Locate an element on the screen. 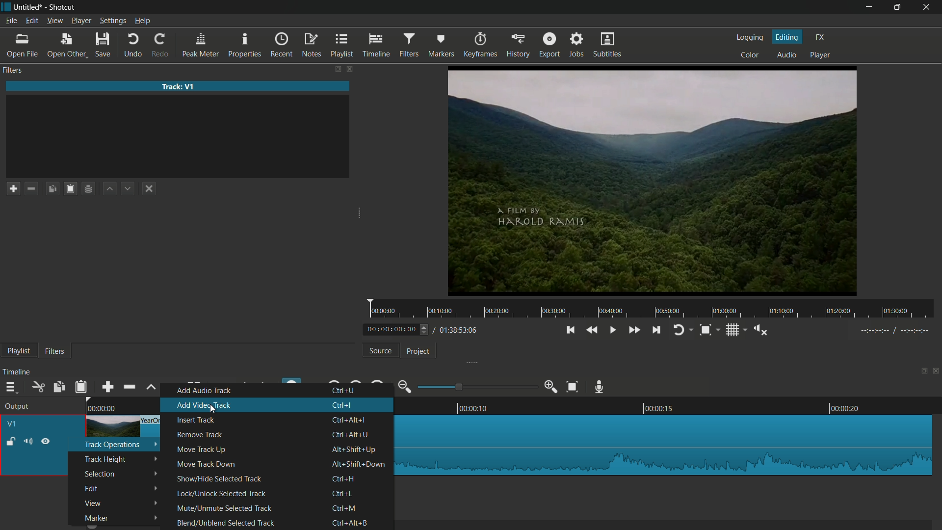 The image size is (942, 530). current time is located at coordinates (391, 329).